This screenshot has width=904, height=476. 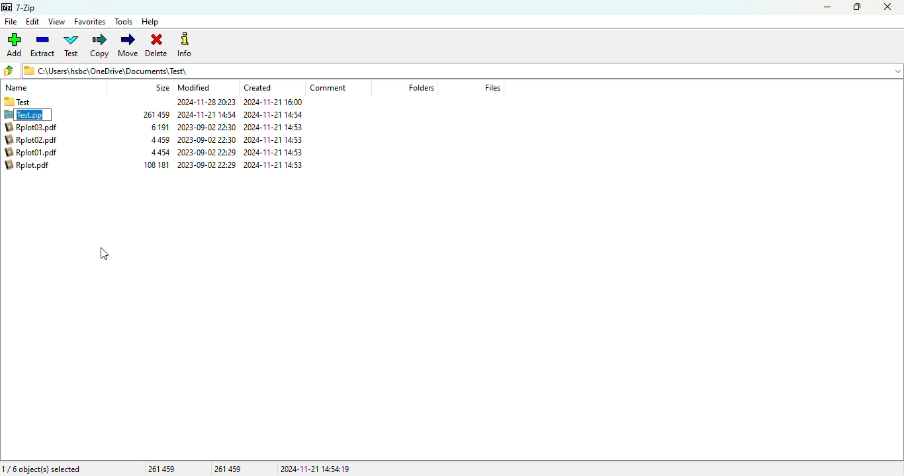 What do you see at coordinates (275, 102) in the screenshot?
I see `2024-11-21 16:00` at bounding box center [275, 102].